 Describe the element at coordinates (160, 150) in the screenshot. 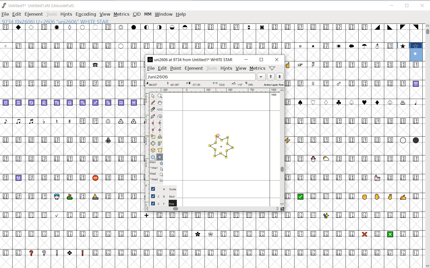

I see `PERFORM A PERSPECTIVE TRANSFORMATION ON THE SELECTION` at that location.